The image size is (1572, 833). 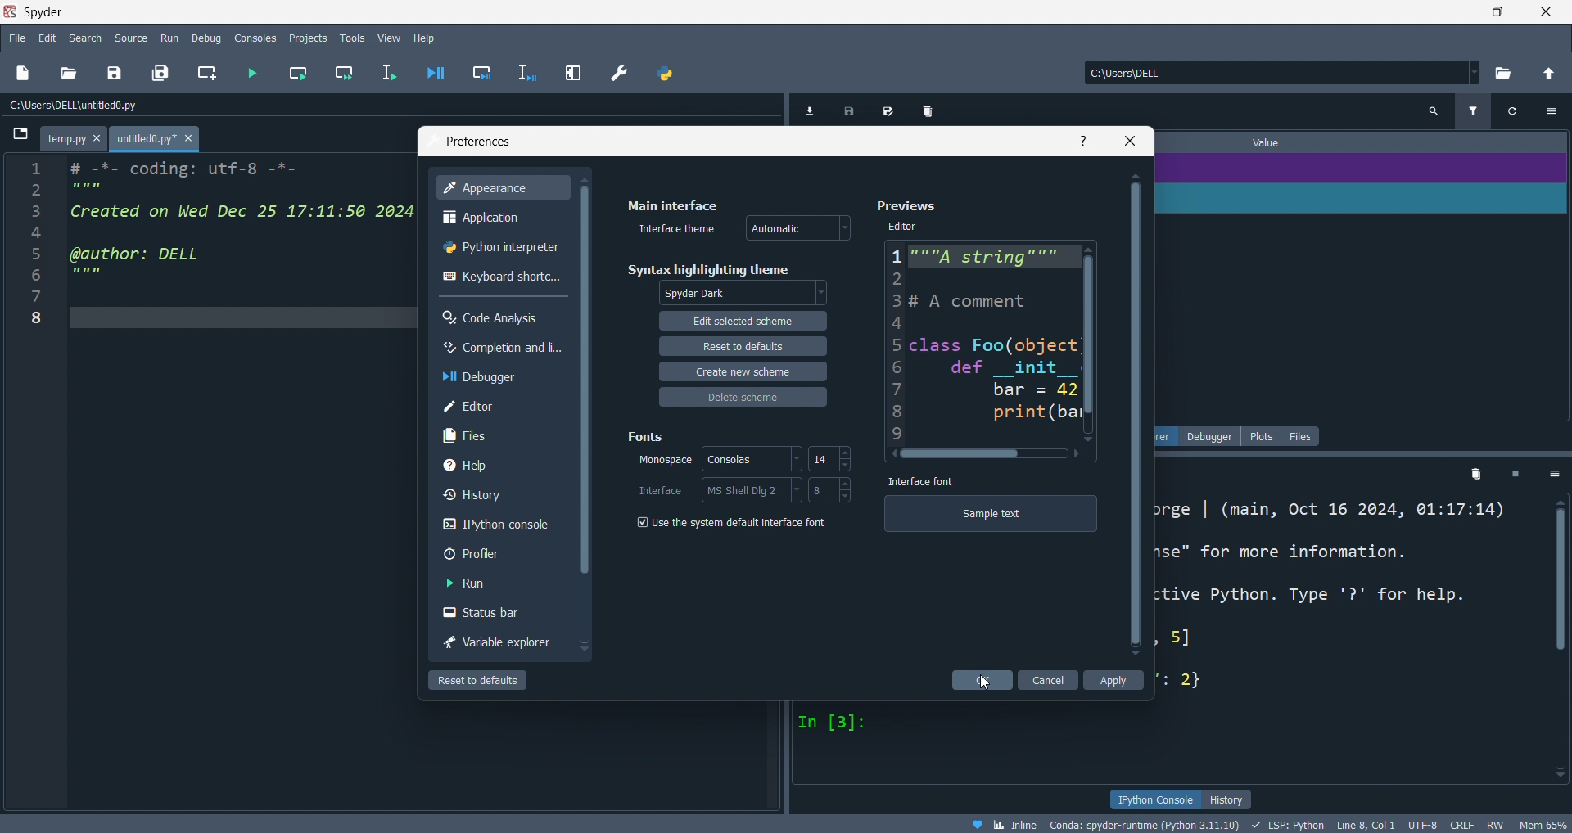 What do you see at coordinates (1516, 115) in the screenshot?
I see `refresh` at bounding box center [1516, 115].